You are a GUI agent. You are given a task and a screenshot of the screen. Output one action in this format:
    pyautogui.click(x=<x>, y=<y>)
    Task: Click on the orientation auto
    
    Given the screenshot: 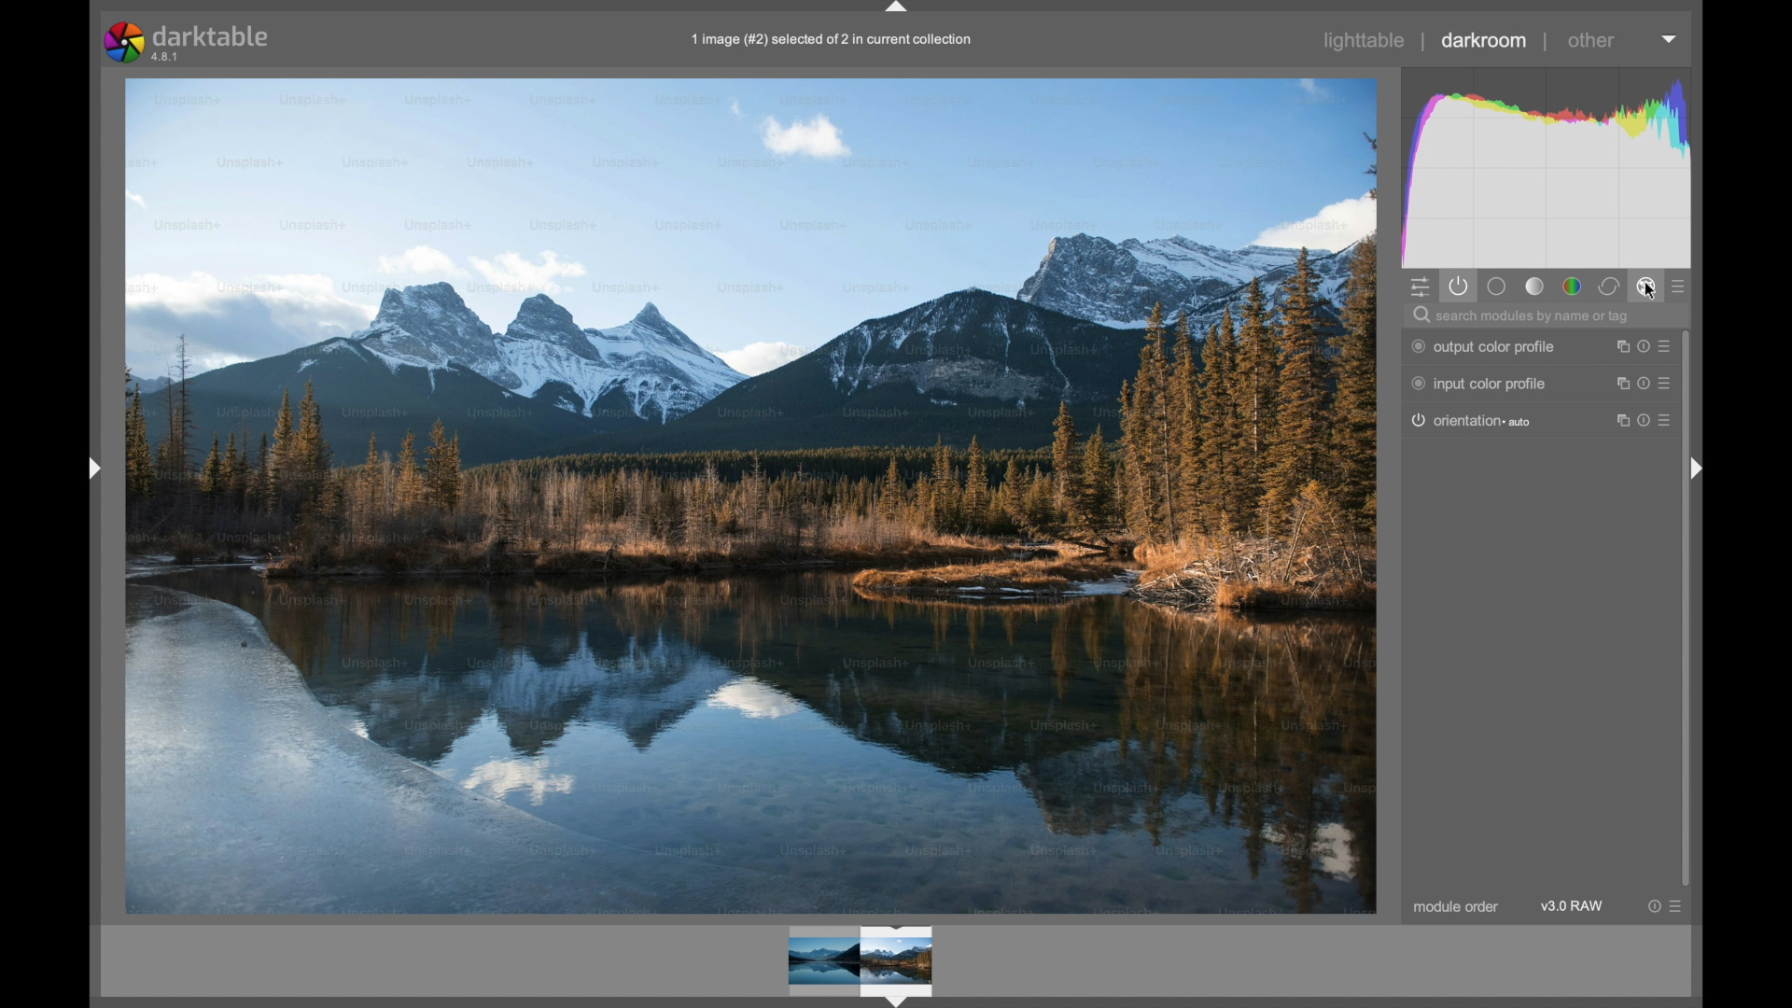 What is the action you would take?
    pyautogui.click(x=1477, y=421)
    